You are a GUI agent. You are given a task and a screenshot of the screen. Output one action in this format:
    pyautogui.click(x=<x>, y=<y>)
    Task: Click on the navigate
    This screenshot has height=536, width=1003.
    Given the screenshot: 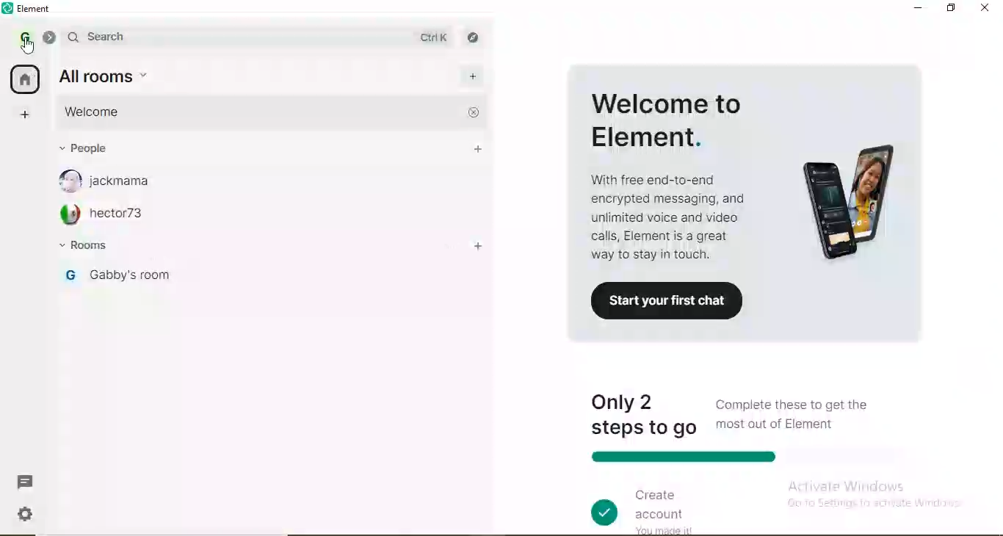 What is the action you would take?
    pyautogui.click(x=477, y=39)
    